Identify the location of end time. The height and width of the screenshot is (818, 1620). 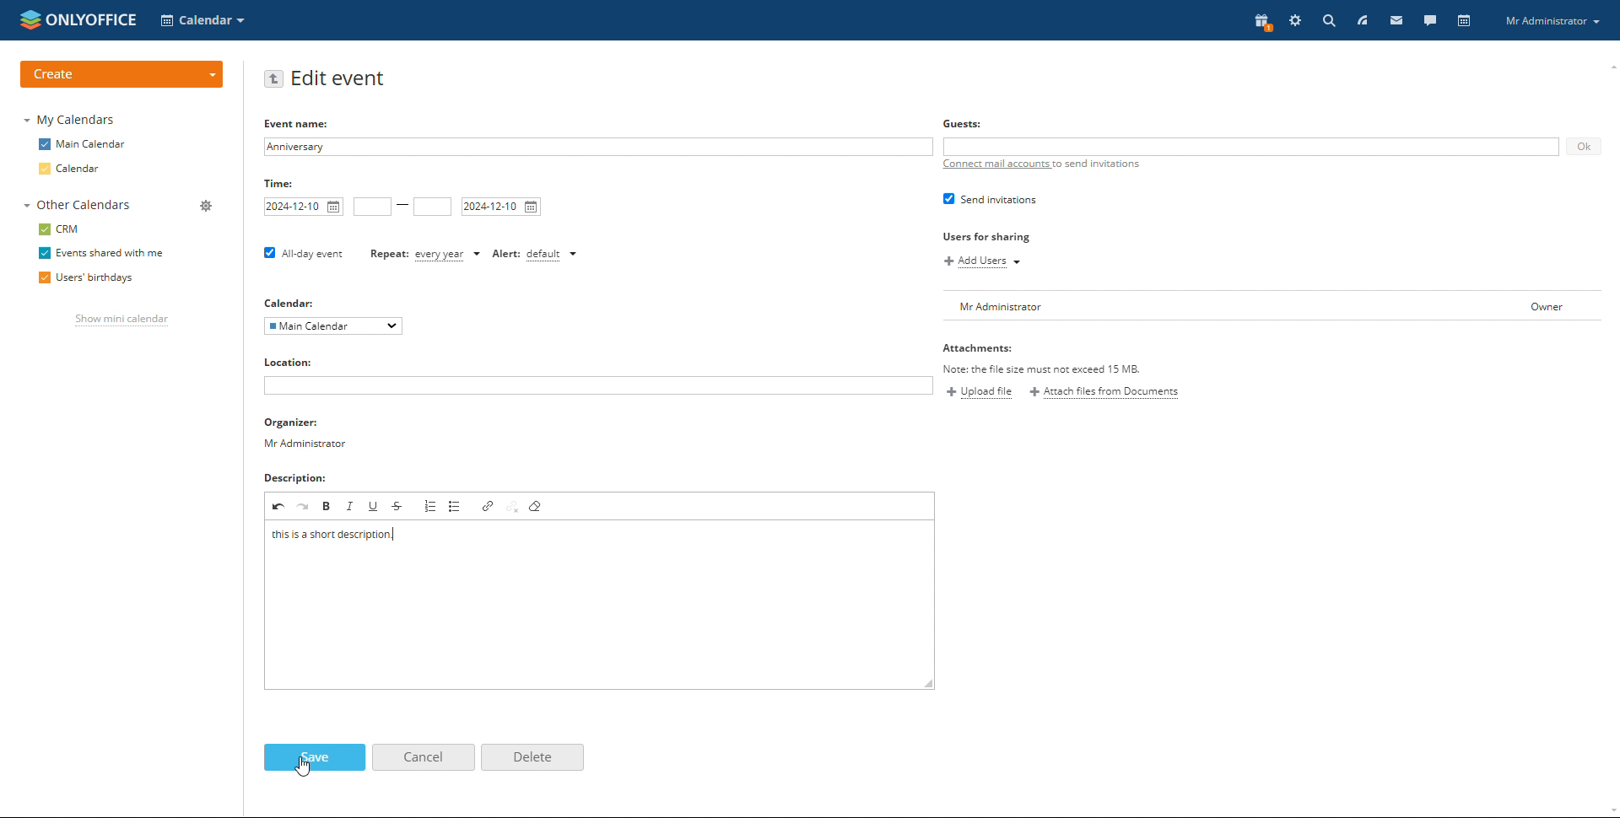
(433, 207).